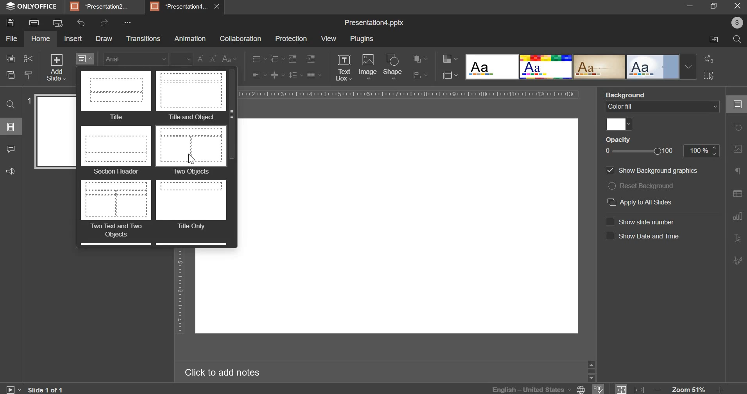 The image size is (747, 394). Describe the element at coordinates (182, 59) in the screenshot. I see `font size` at that location.